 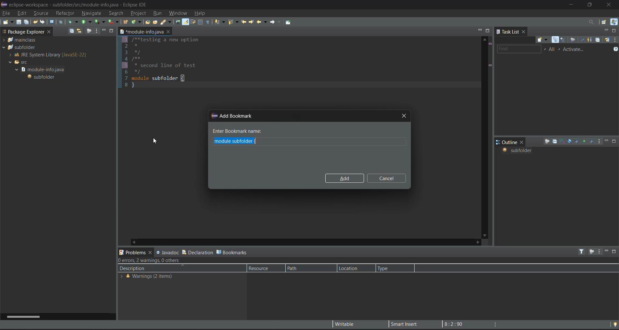 What do you see at coordinates (22, 31) in the screenshot?
I see `Package Explorer` at bounding box center [22, 31].